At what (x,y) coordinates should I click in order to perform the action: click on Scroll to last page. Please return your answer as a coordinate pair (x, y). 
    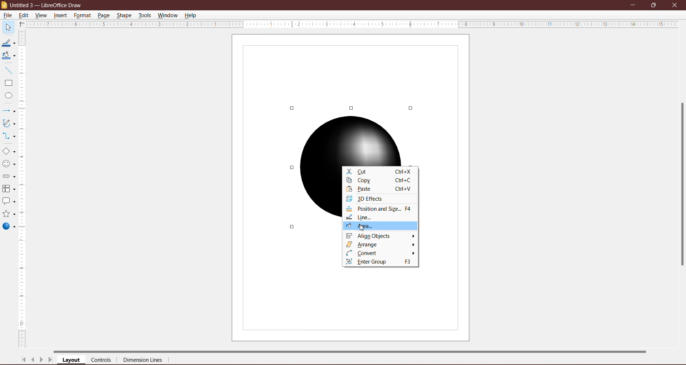
    Looking at the image, I should click on (51, 361).